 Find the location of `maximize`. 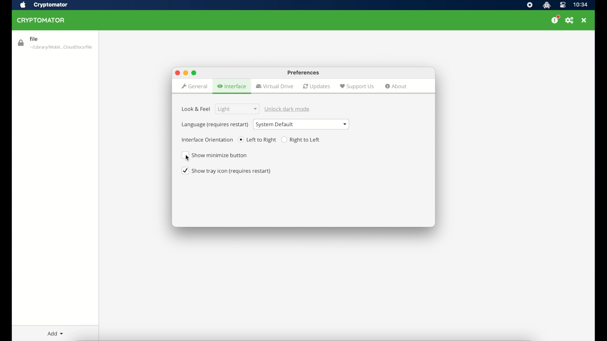

maximize is located at coordinates (177, 73).